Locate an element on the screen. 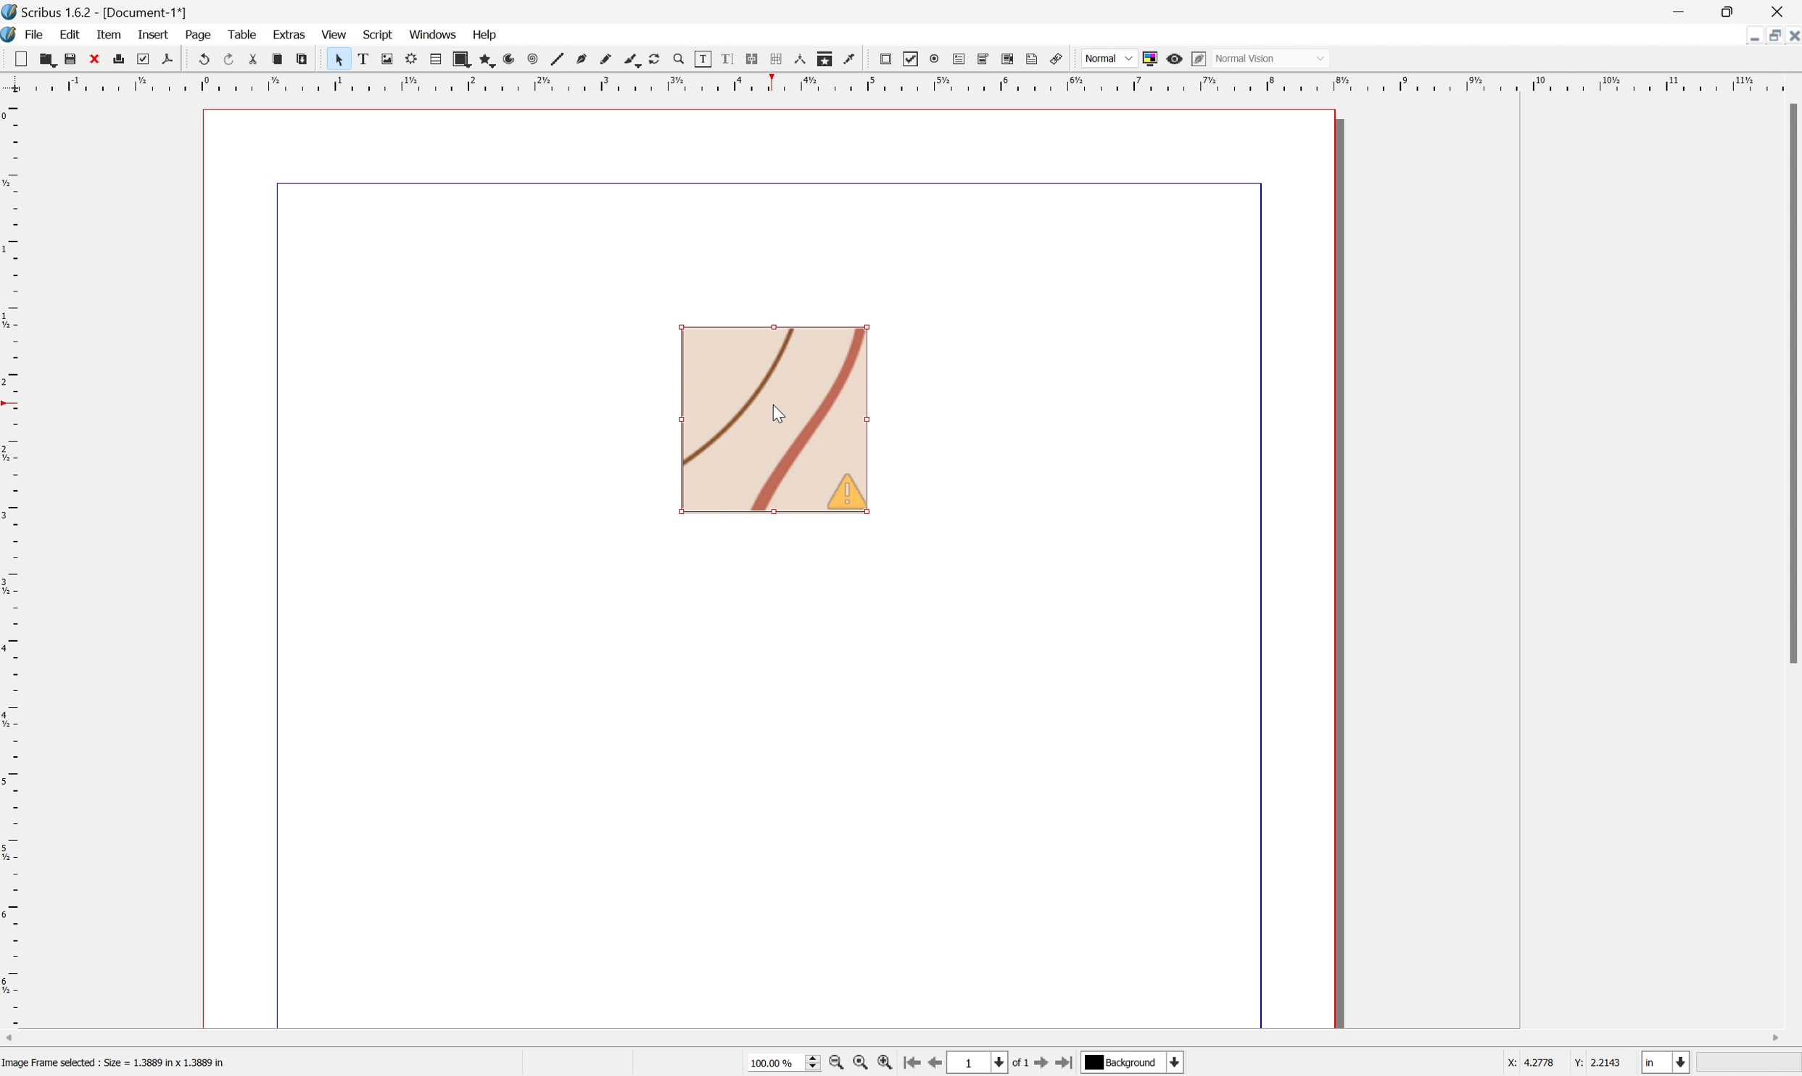 The width and height of the screenshot is (1802, 1076). Table is located at coordinates (241, 33).